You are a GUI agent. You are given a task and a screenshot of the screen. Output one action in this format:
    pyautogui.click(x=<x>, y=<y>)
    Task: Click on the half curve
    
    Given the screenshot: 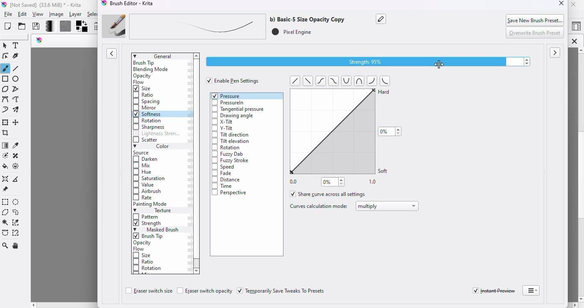 What is the action you would take?
    pyautogui.click(x=386, y=80)
    